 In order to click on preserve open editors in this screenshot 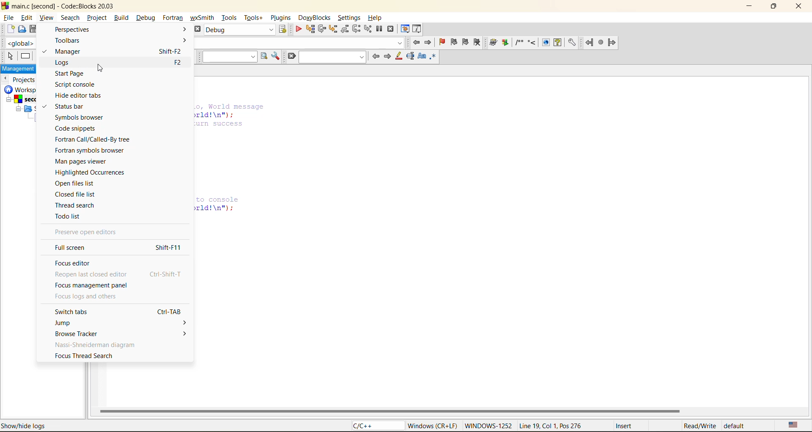, I will do `click(90, 232)`.